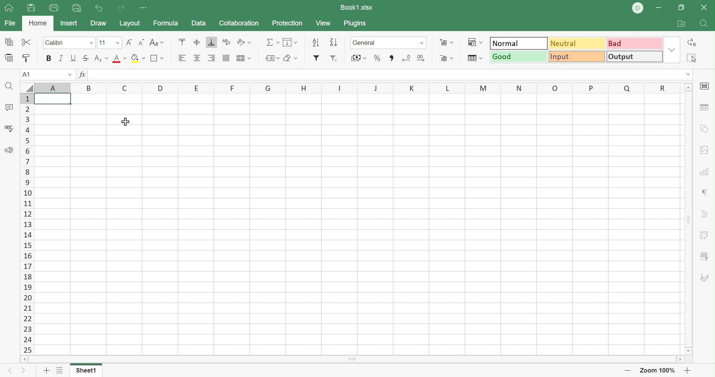 The image size is (715, 377). I want to click on Cell settings, so click(705, 86).